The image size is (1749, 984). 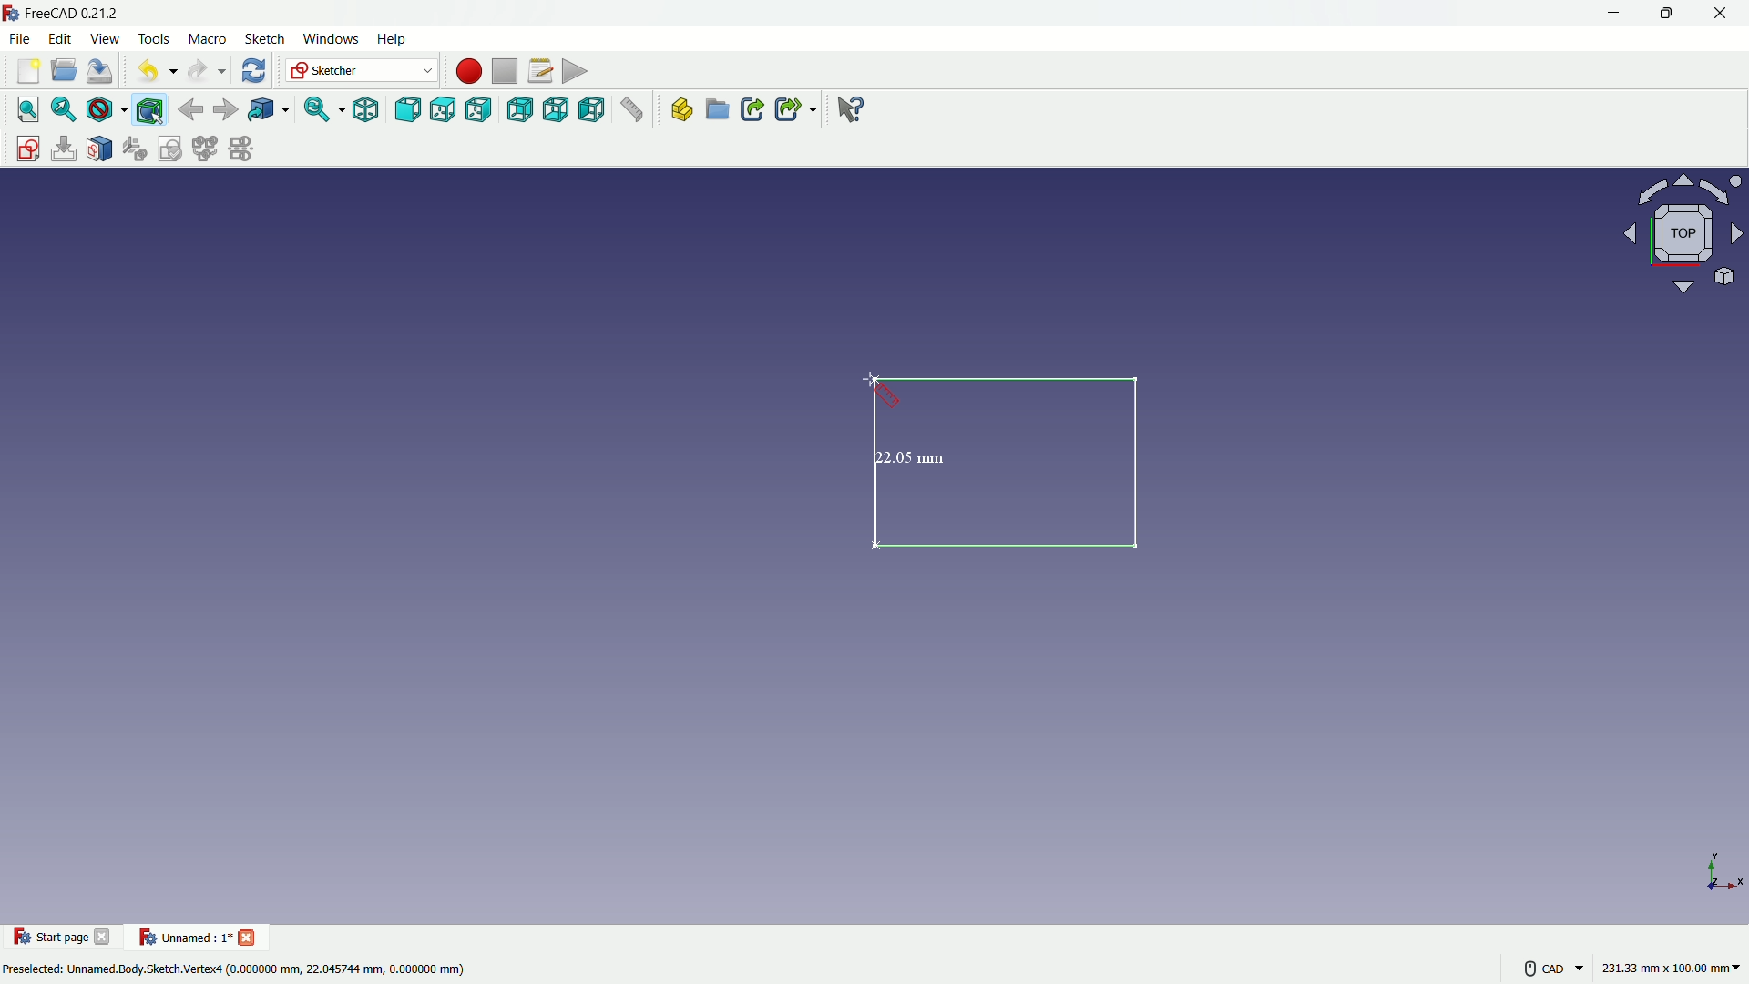 I want to click on merge sketches, so click(x=207, y=149).